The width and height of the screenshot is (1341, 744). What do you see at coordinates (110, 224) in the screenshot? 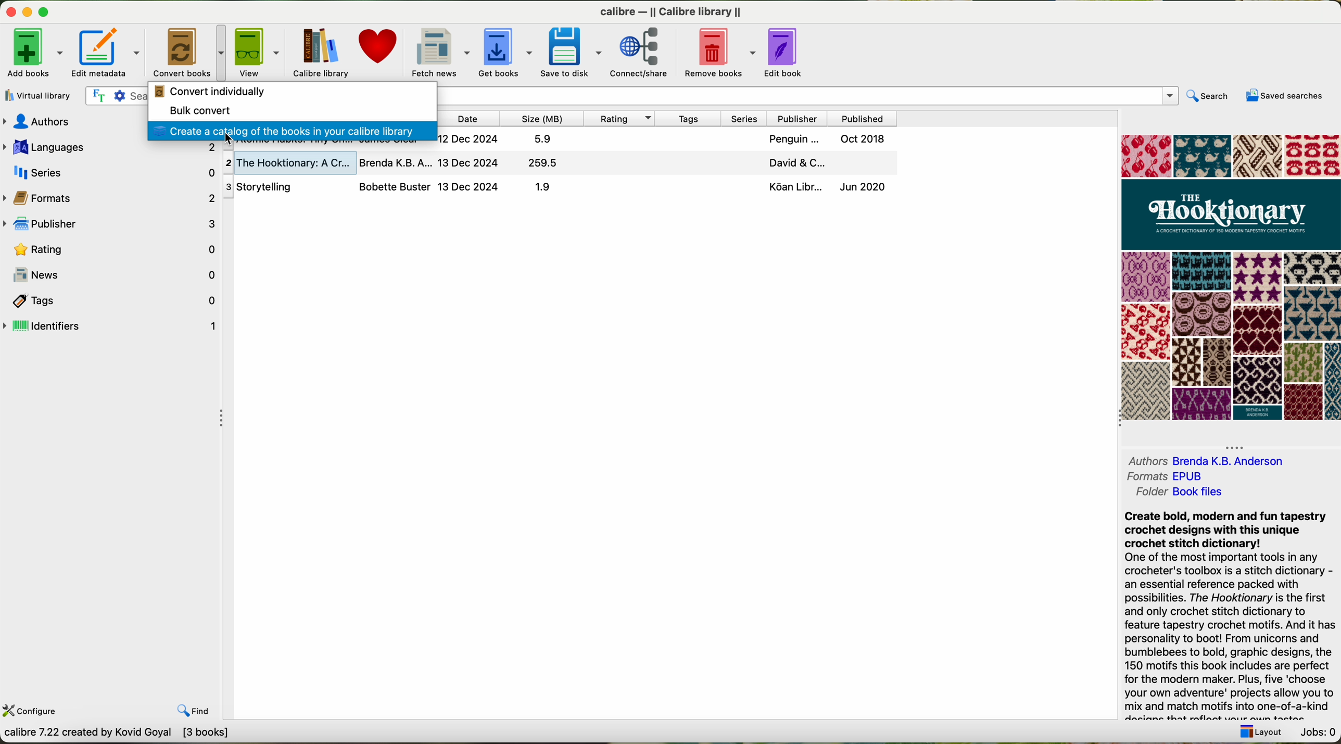
I see `publisher` at bounding box center [110, 224].